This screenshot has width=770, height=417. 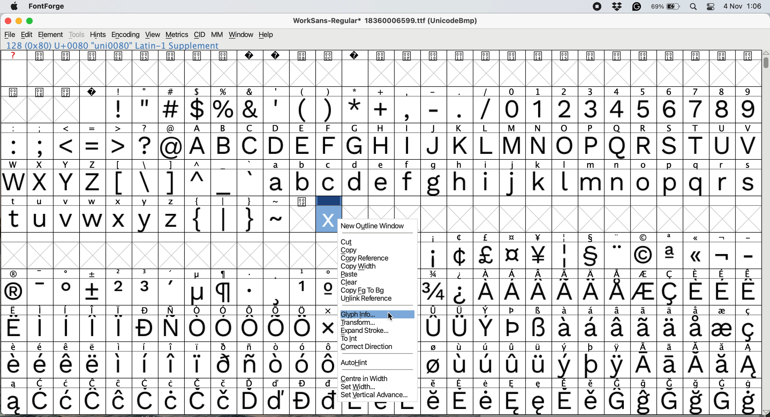 I want to click on text, so click(x=379, y=56).